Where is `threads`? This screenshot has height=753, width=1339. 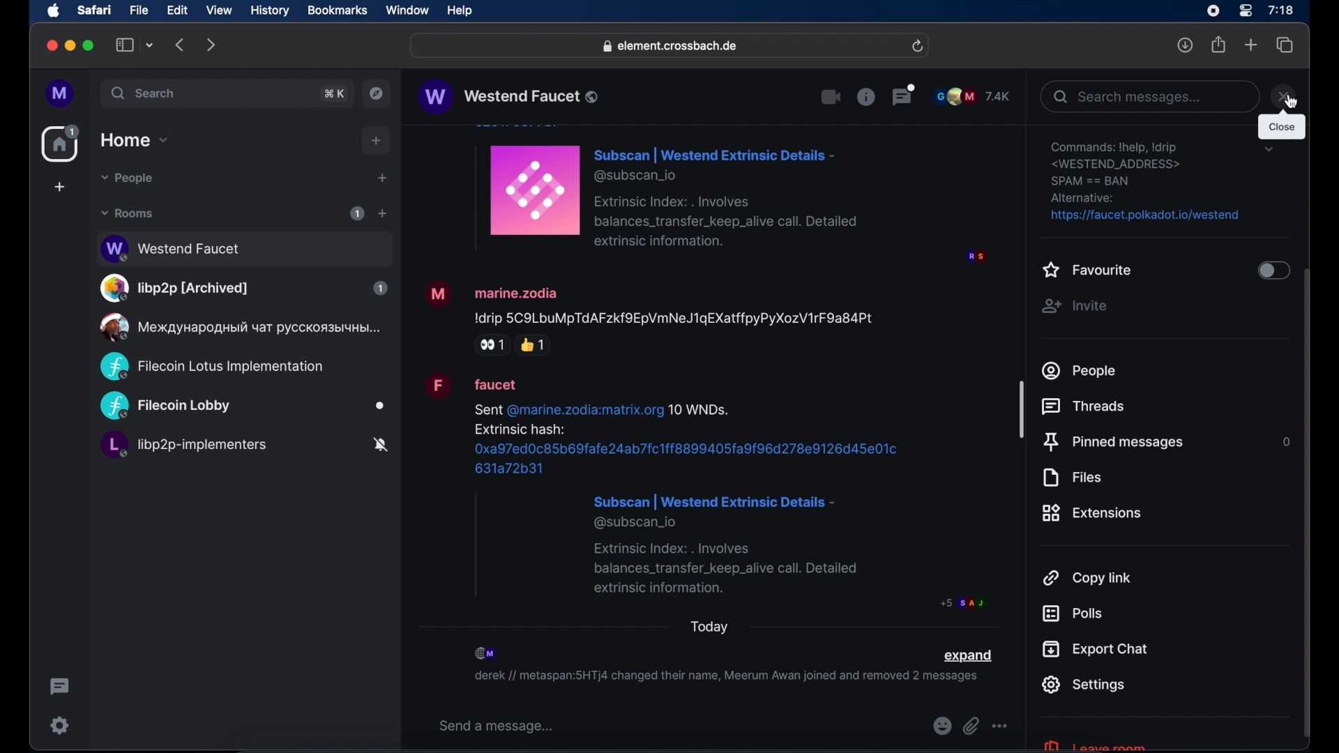 threads is located at coordinates (904, 94).